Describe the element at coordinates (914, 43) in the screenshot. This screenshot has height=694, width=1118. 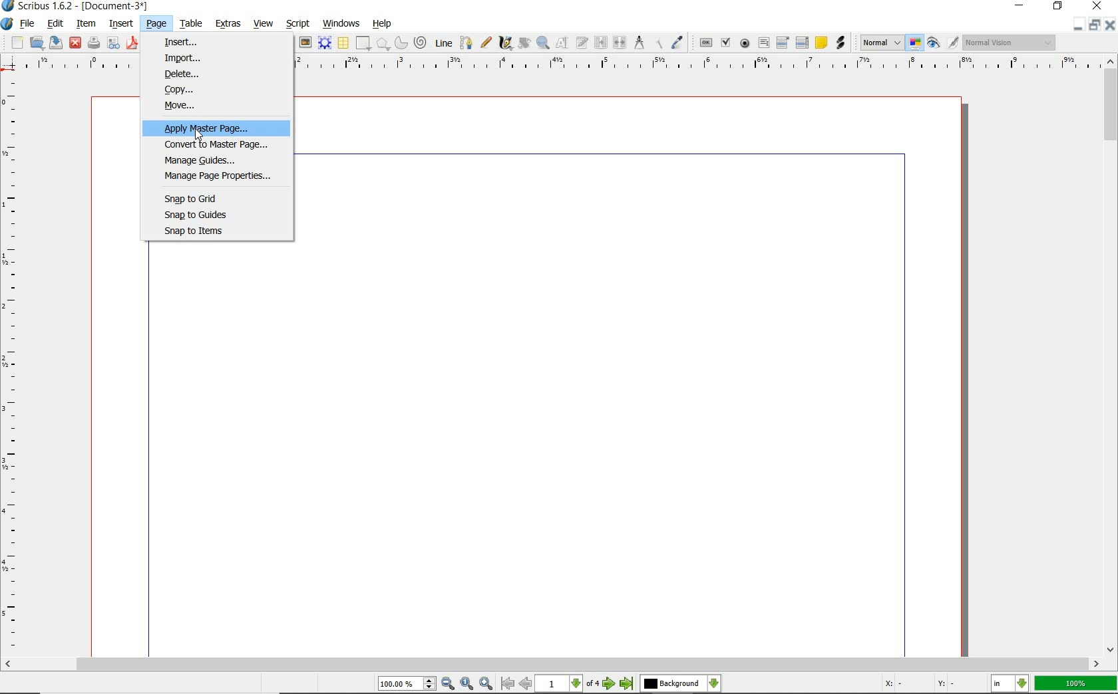
I see `toggle color management` at that location.